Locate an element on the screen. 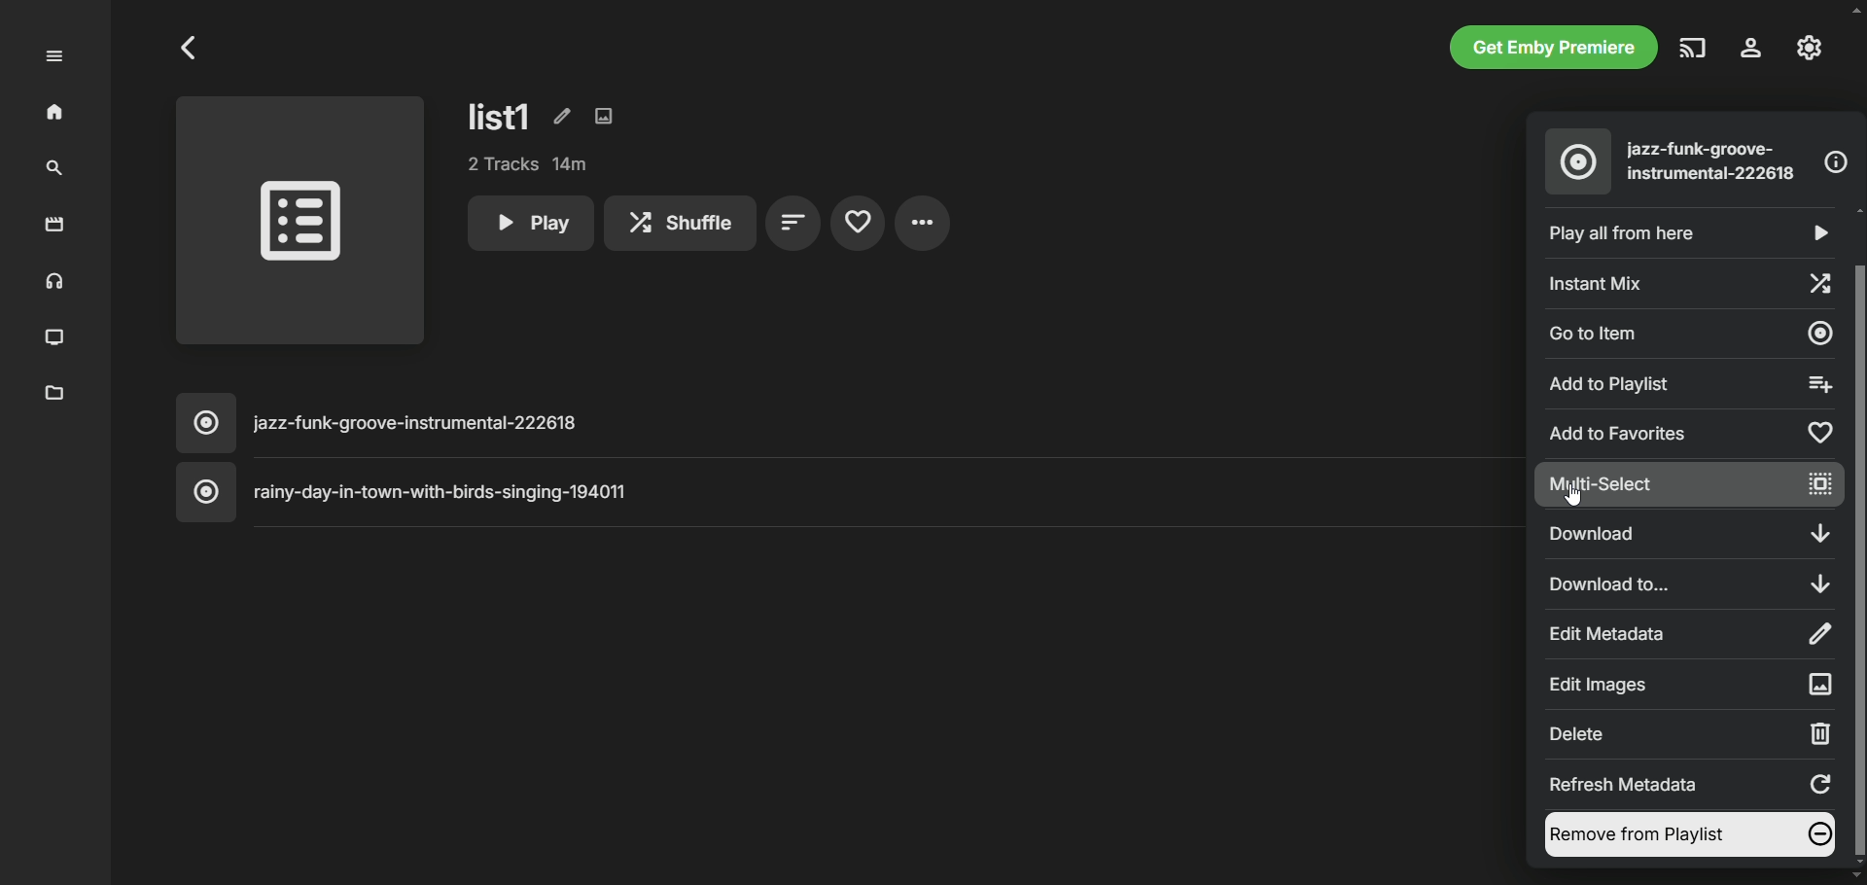 The width and height of the screenshot is (1867, 885). Go to previous page is located at coordinates (191, 48).